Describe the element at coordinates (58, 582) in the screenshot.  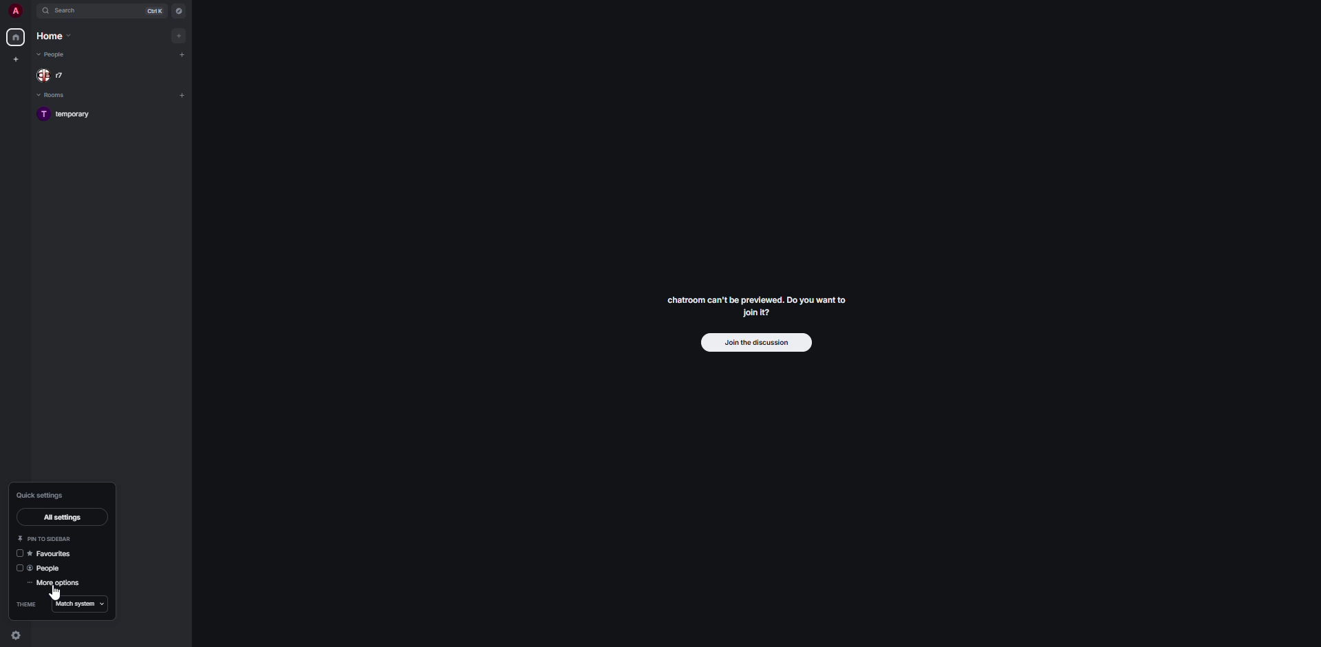
I see `more options` at that location.